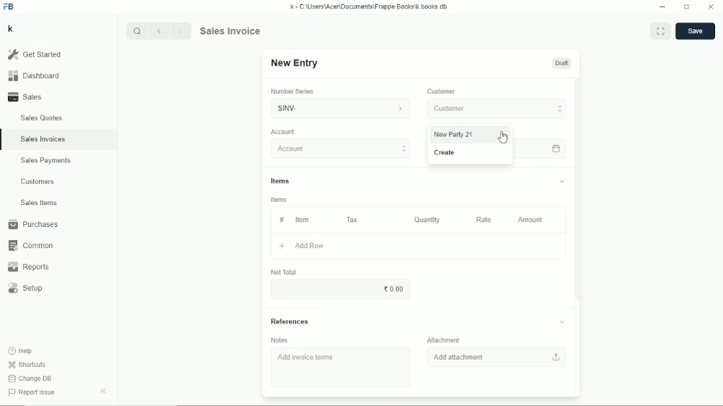 This screenshot has width=723, height=406. I want to click on New entry, so click(295, 63).